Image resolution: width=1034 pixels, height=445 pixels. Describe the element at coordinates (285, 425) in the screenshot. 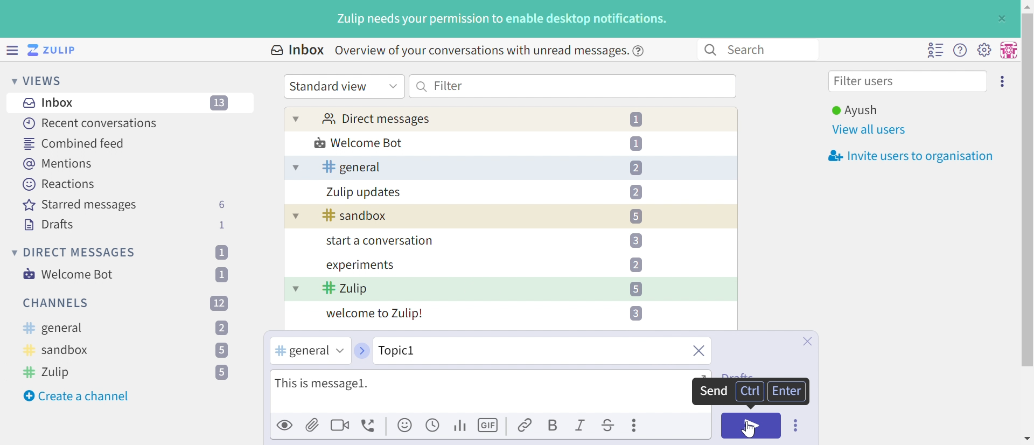

I see `Preview` at that location.